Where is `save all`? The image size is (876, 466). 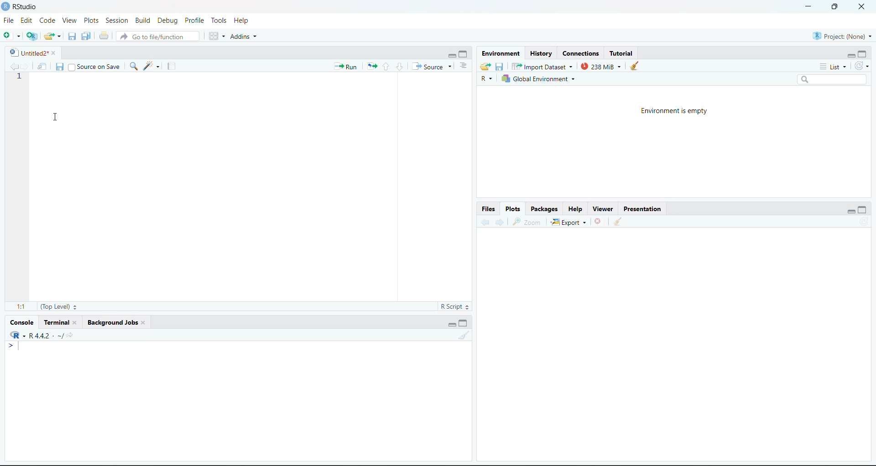 save all is located at coordinates (86, 36).